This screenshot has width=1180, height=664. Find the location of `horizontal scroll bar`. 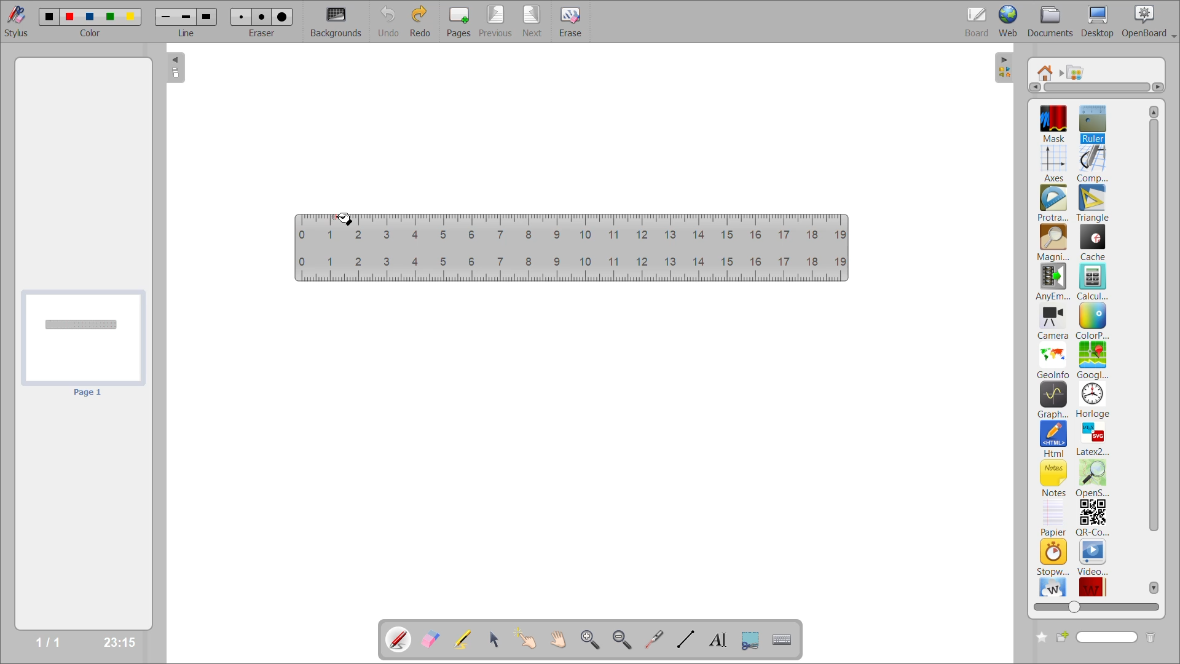

horizontal scroll bar is located at coordinates (1098, 87).